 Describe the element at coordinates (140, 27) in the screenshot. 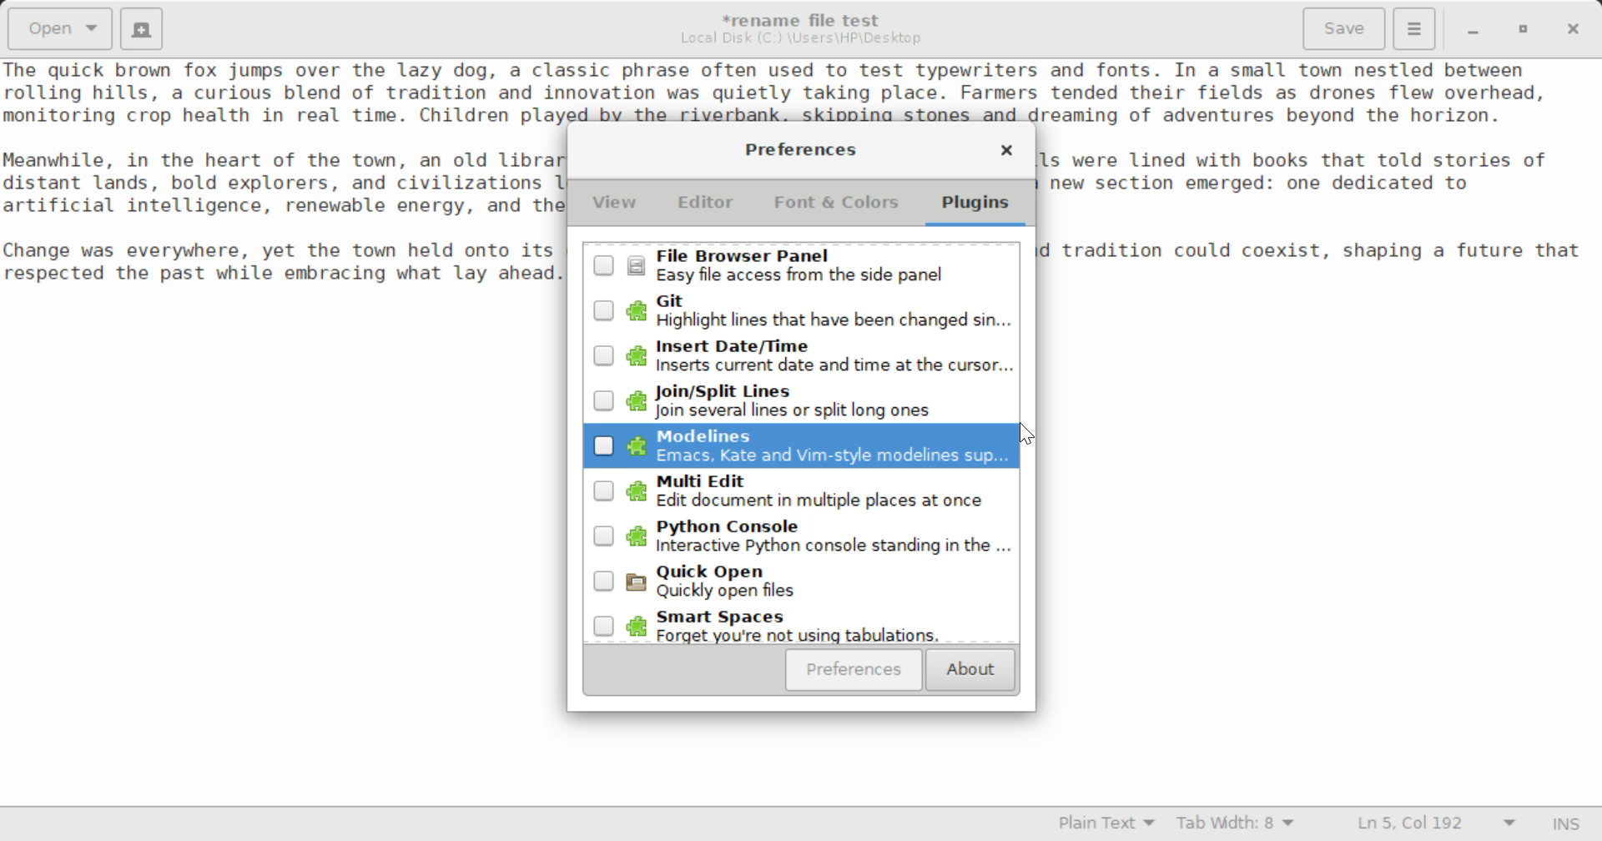

I see `Create New Document` at that location.